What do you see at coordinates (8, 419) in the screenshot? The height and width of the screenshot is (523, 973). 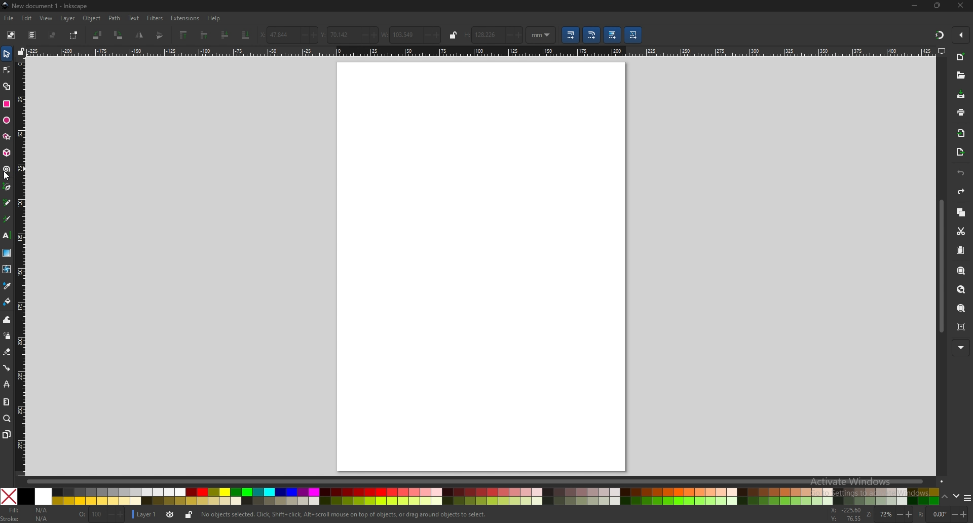 I see `zoom` at bounding box center [8, 419].